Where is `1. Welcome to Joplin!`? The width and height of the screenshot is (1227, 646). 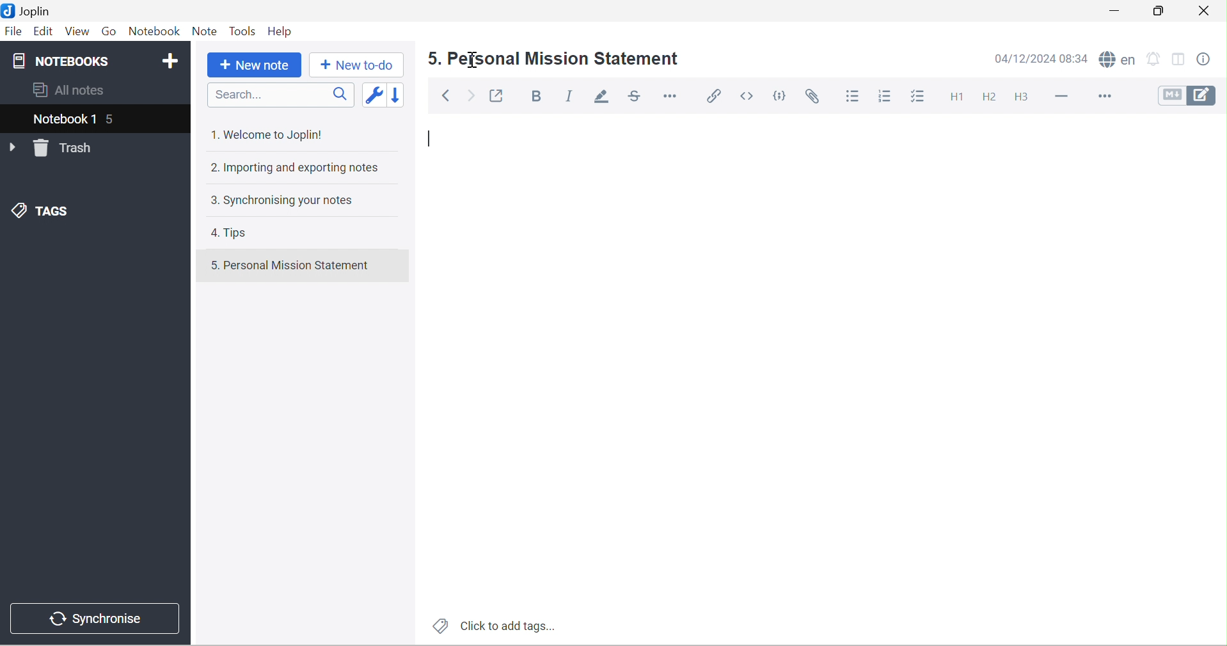
1. Welcome to Joplin! is located at coordinates (272, 134).